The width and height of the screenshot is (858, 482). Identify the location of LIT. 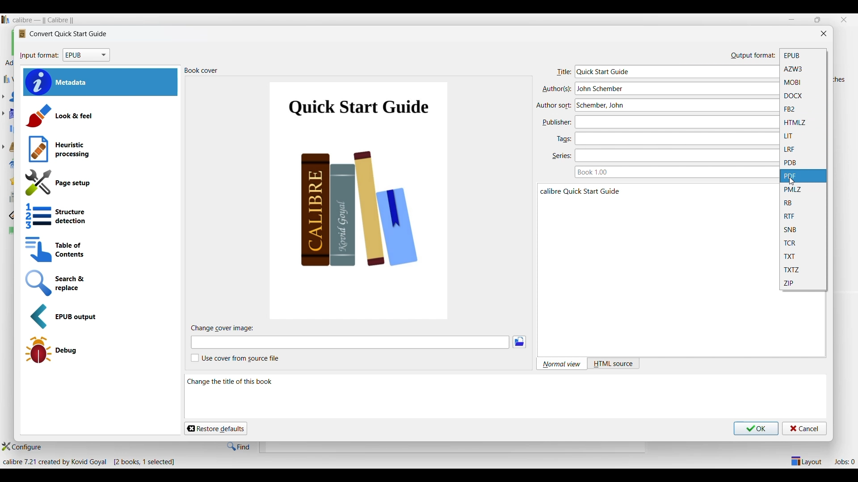
(804, 136).